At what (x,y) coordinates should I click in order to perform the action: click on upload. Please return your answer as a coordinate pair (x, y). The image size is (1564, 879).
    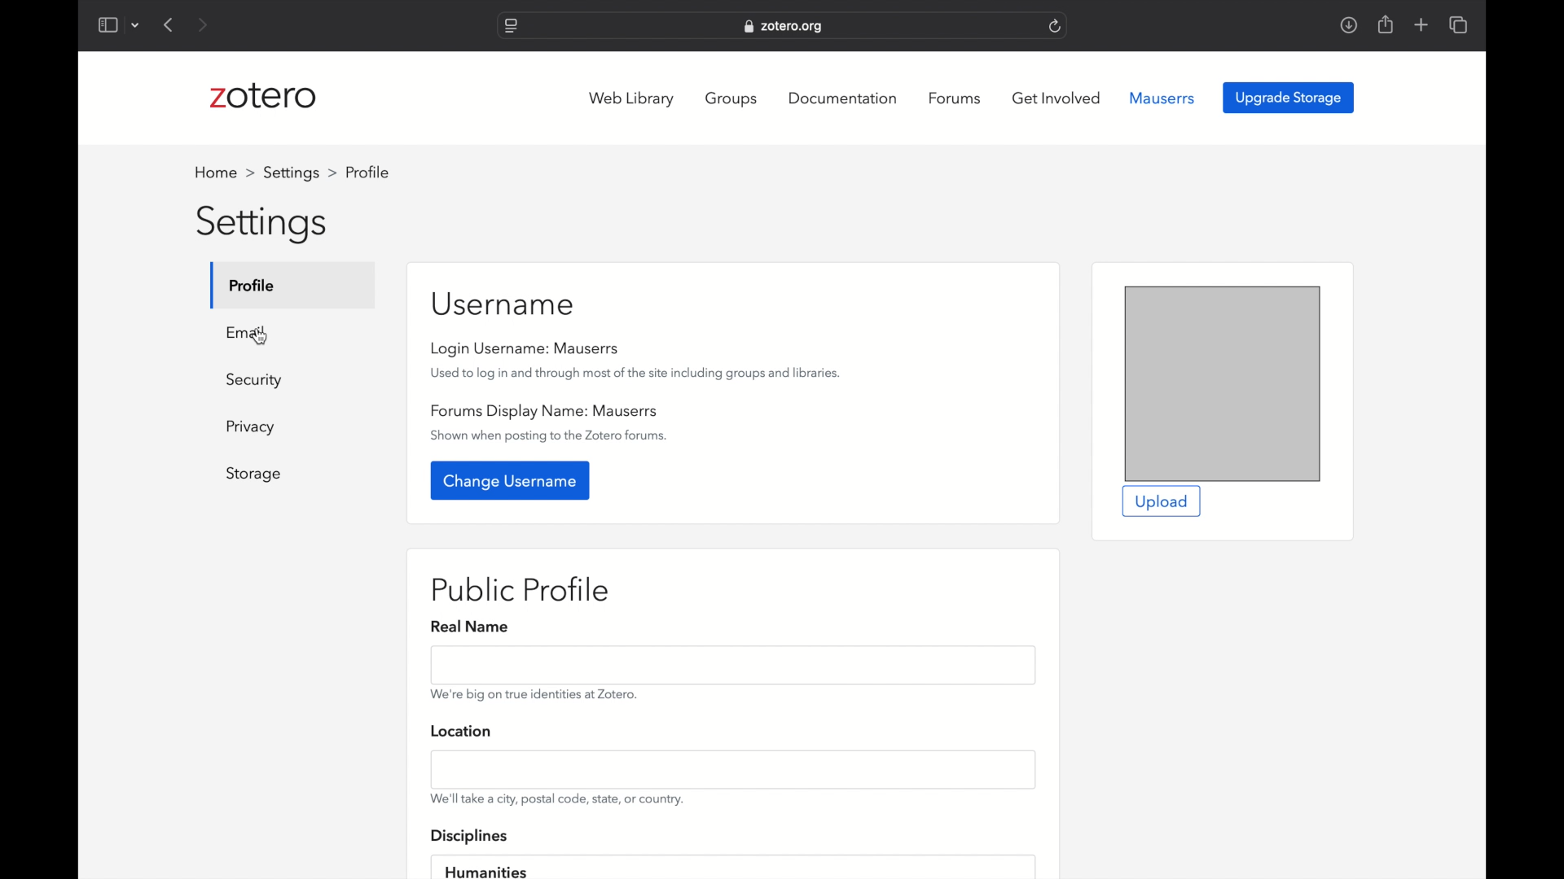
    Looking at the image, I should click on (1160, 502).